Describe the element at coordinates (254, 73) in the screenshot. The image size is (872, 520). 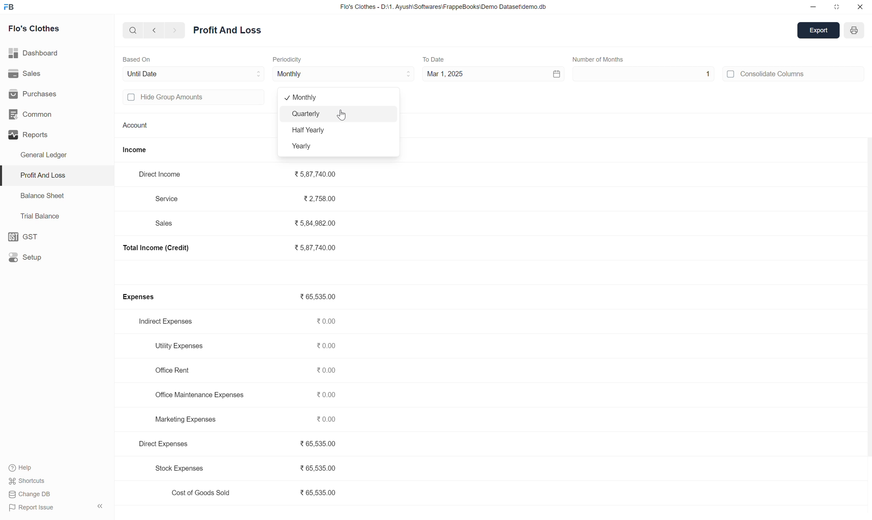
I see `"Based On" dropdown` at that location.